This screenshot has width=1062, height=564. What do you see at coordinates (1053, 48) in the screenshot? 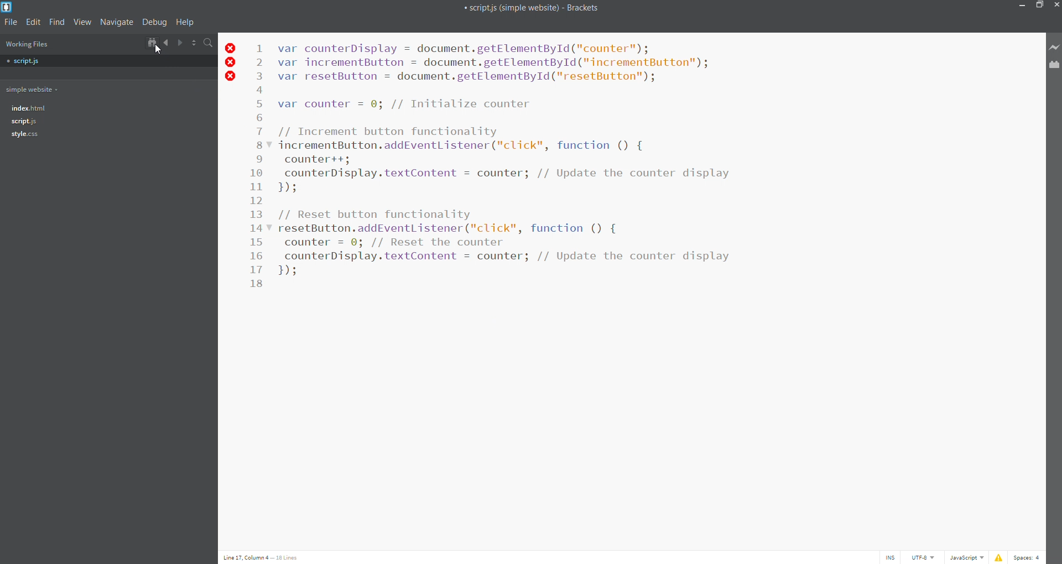
I see `live preview` at bounding box center [1053, 48].